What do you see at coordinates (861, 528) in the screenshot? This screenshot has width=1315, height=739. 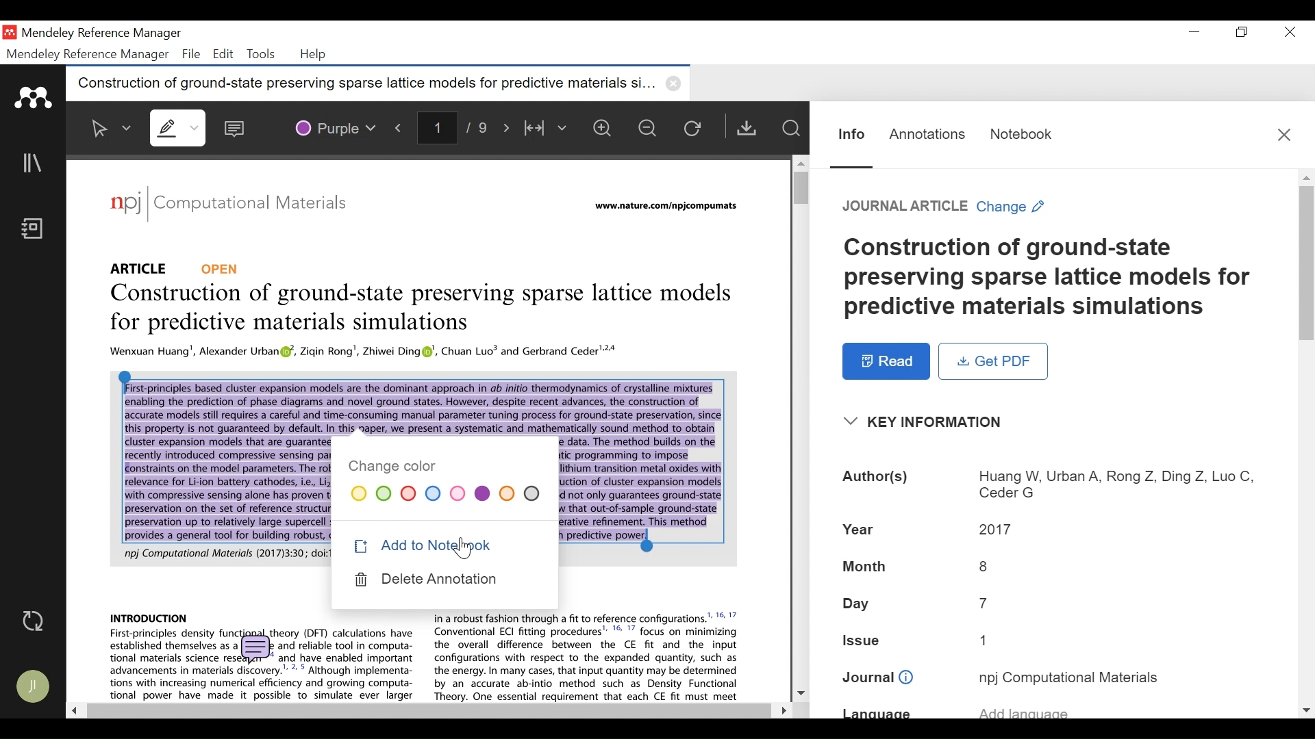 I see `Year` at bounding box center [861, 528].